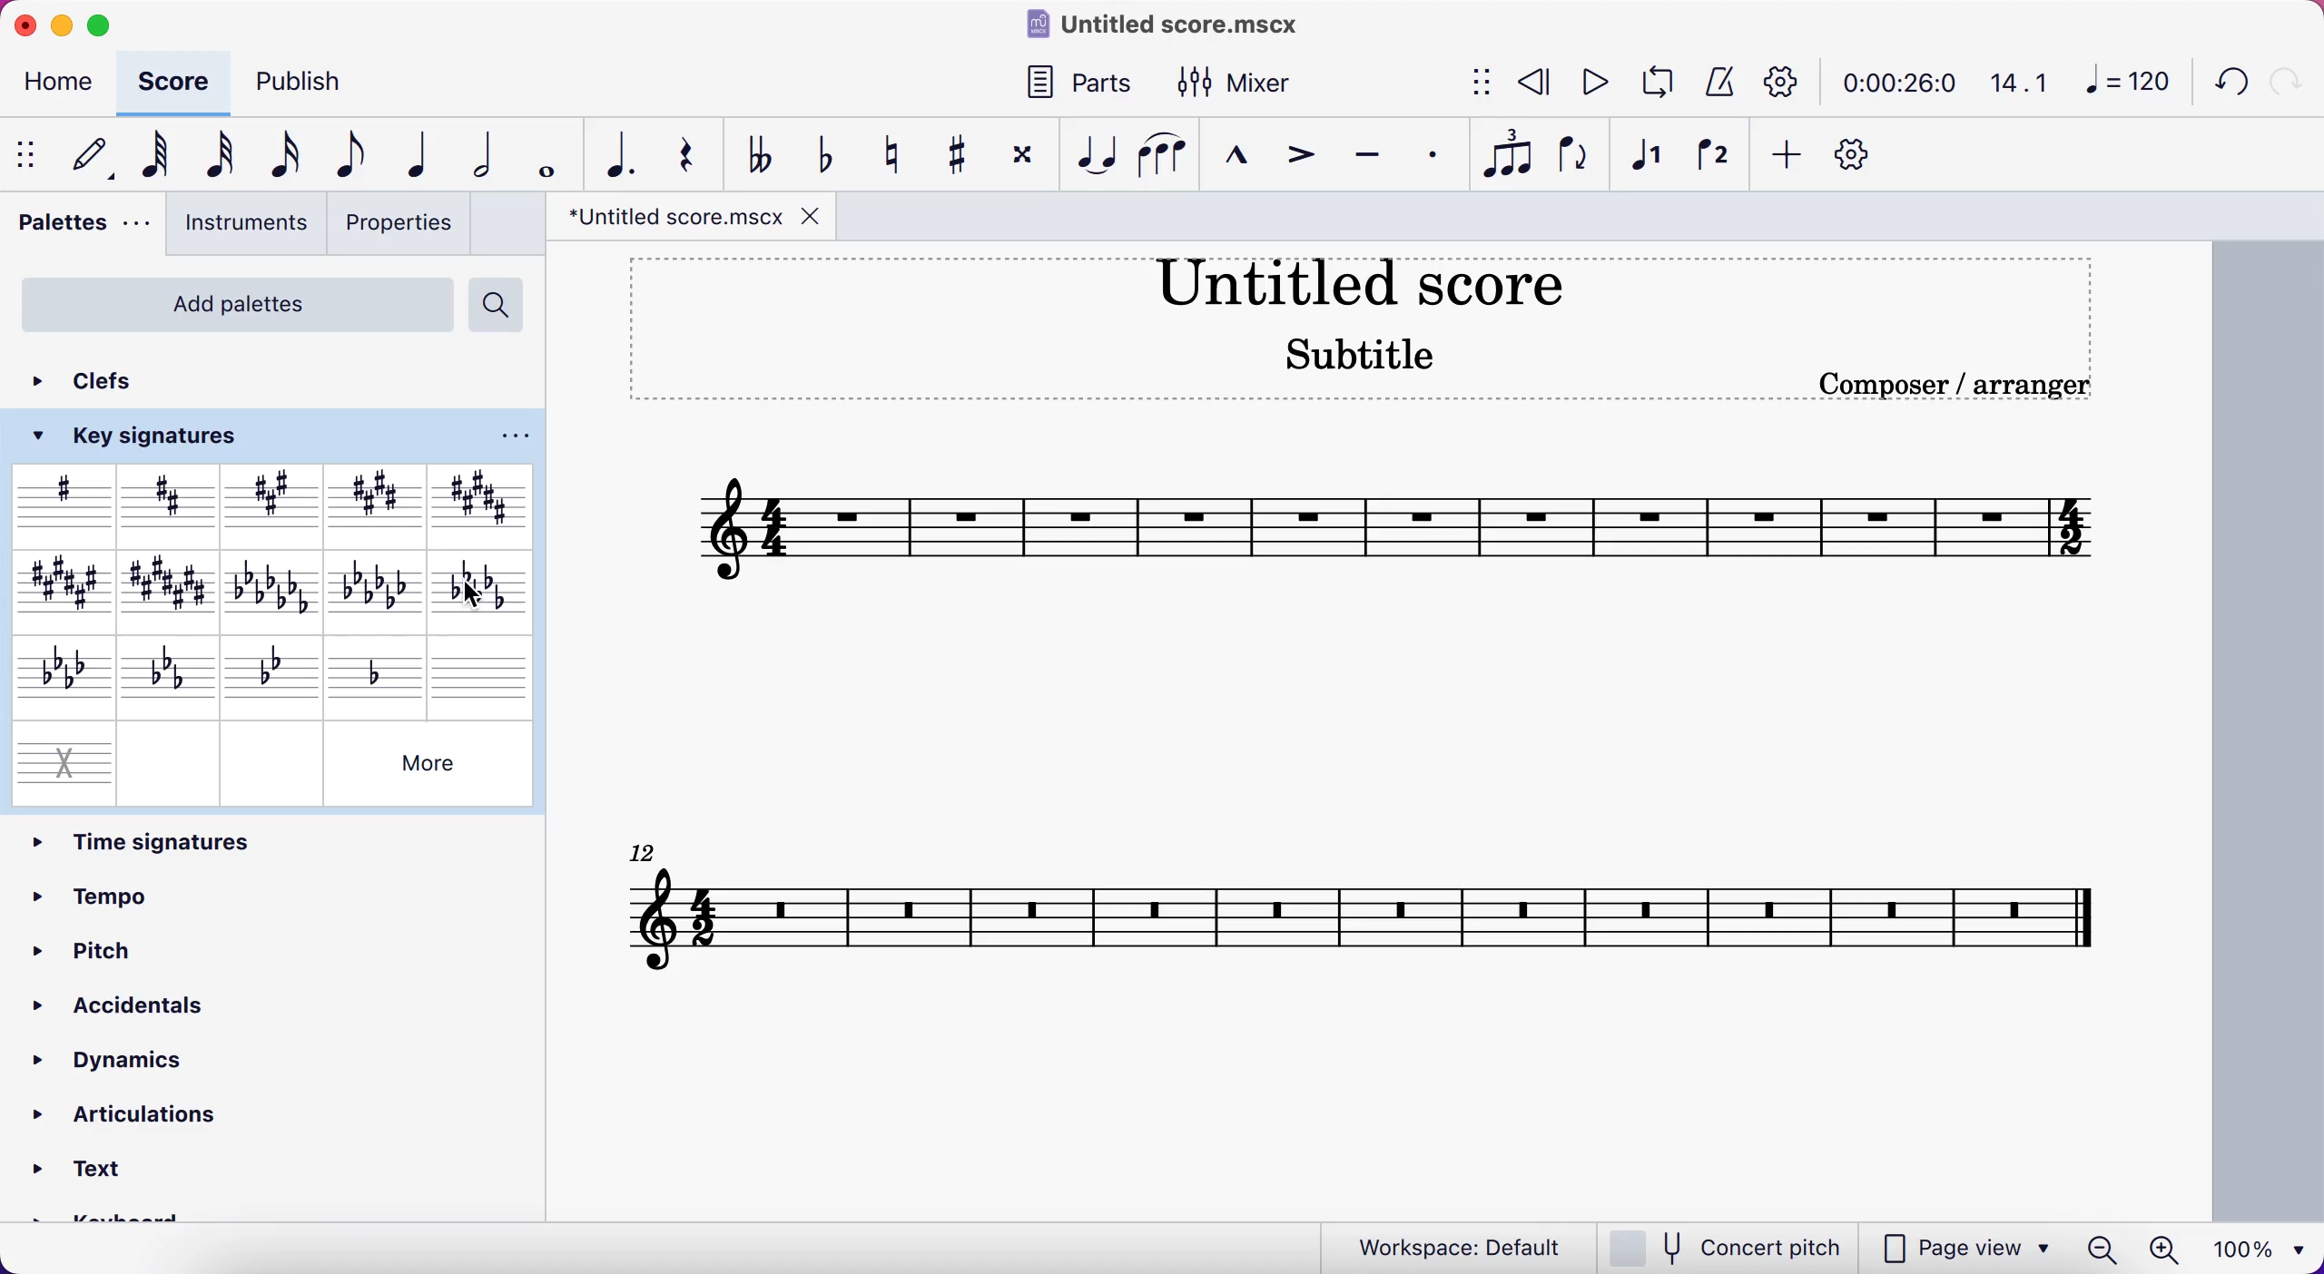 The height and width of the screenshot is (1274, 2324). I want to click on redo, so click(2286, 83).